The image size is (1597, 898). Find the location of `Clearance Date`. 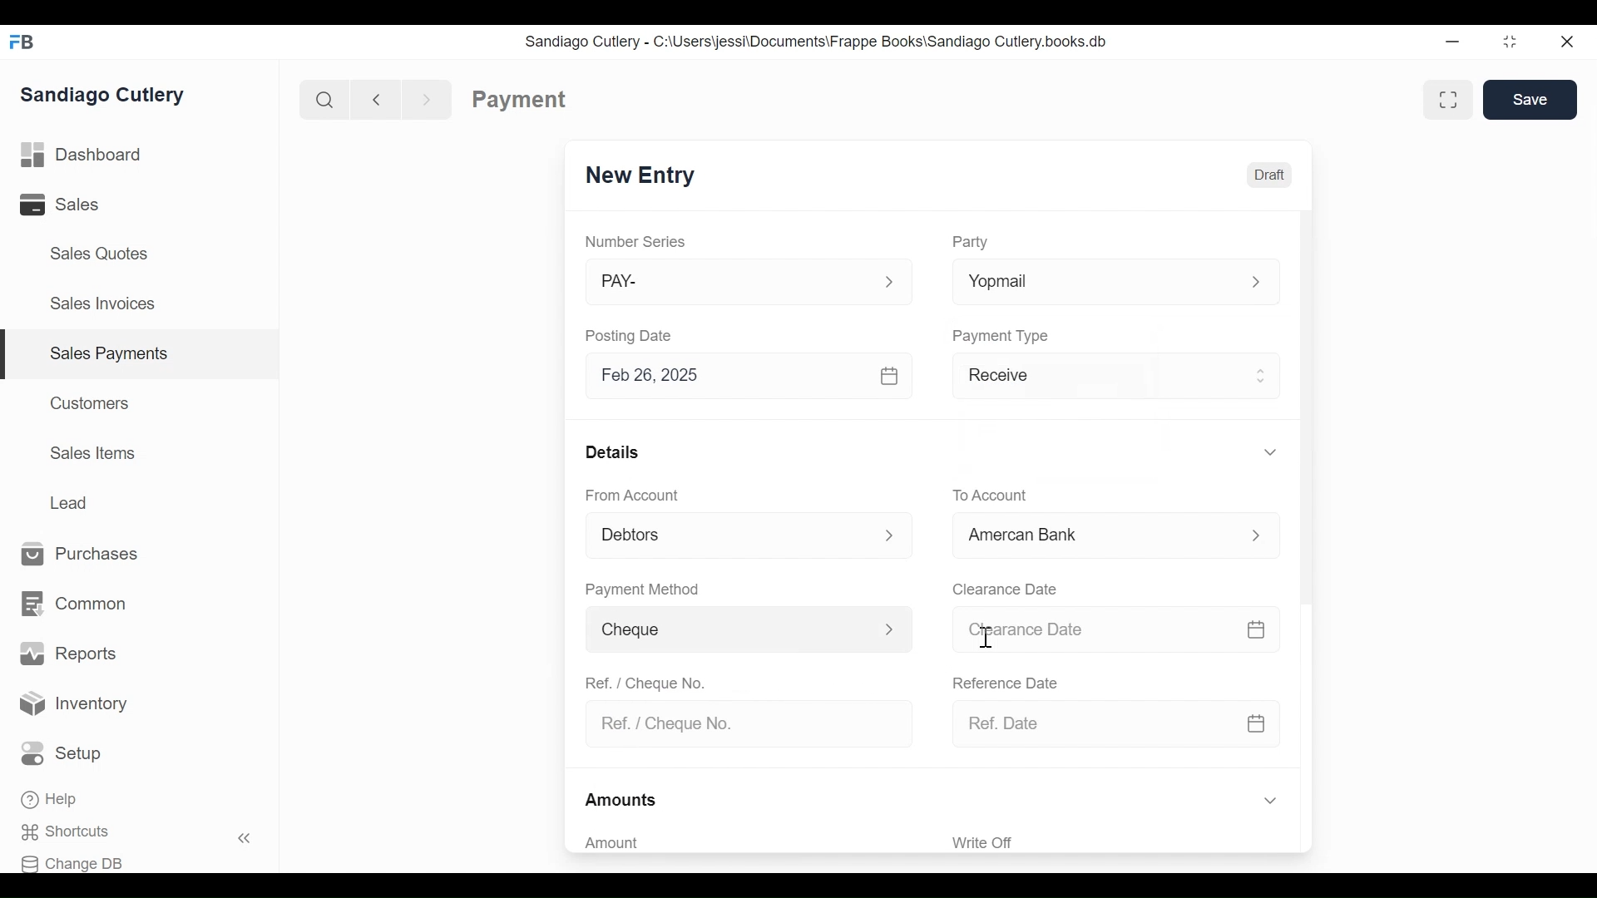

Clearance Date is located at coordinates (1092, 630).